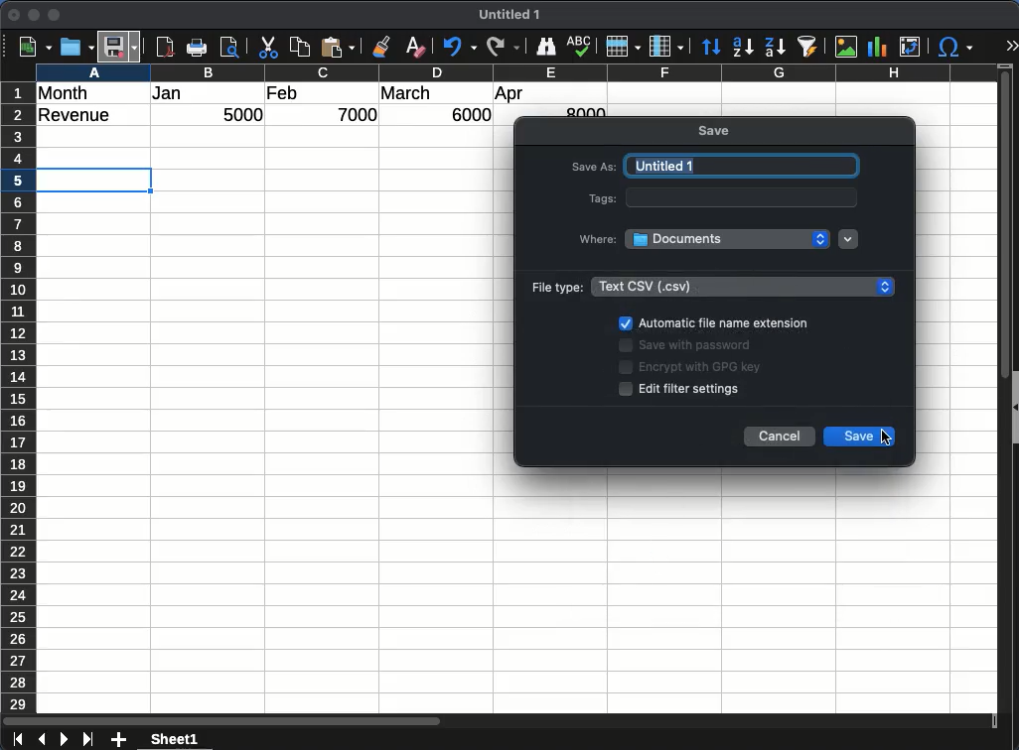  What do you see at coordinates (1011, 46) in the screenshot?
I see `expand` at bounding box center [1011, 46].